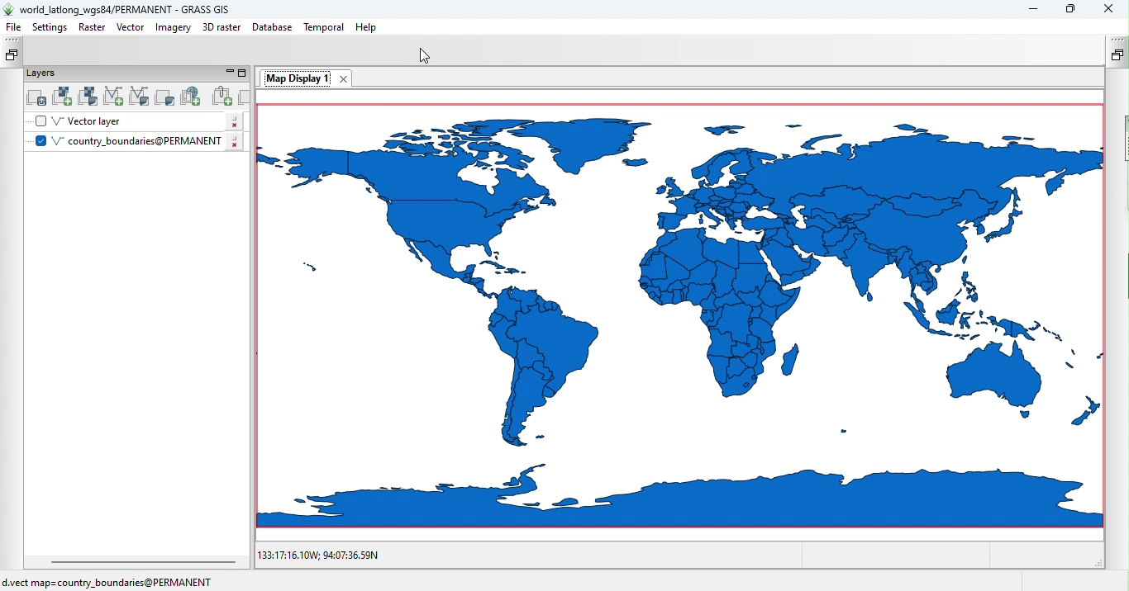 The width and height of the screenshot is (1129, 591). Describe the element at coordinates (1070, 10) in the screenshot. I see `Maximize` at that location.